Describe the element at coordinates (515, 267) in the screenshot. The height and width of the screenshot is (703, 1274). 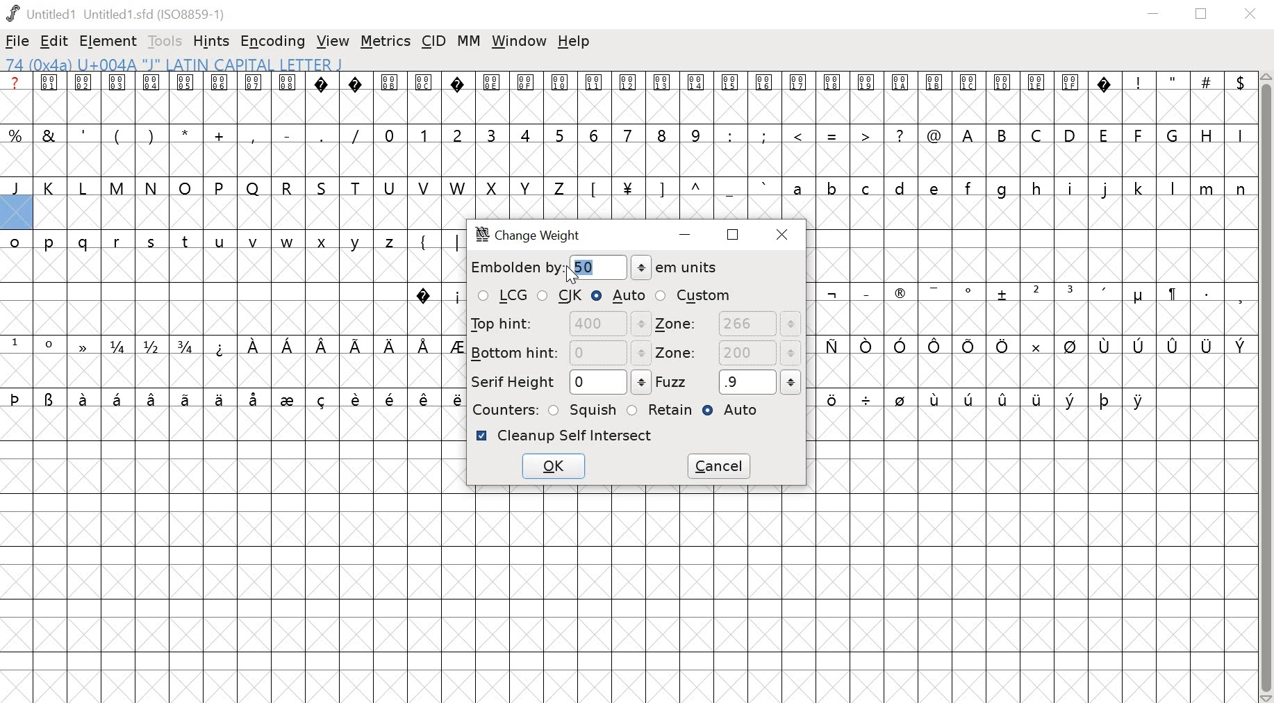
I see `embolden by` at that location.